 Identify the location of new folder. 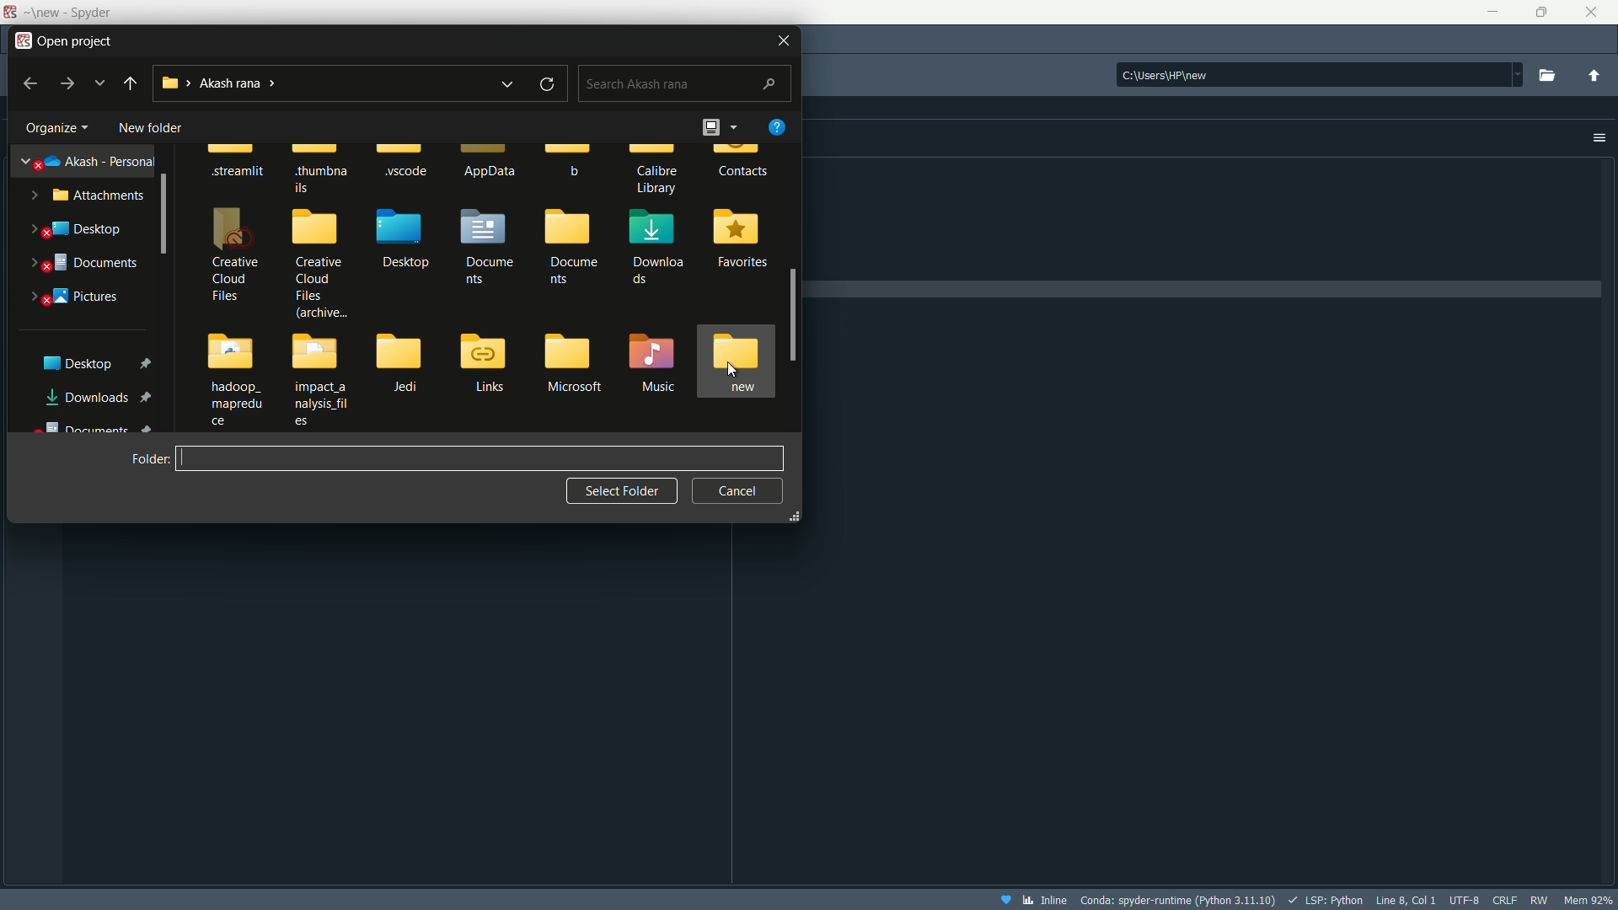
(149, 128).